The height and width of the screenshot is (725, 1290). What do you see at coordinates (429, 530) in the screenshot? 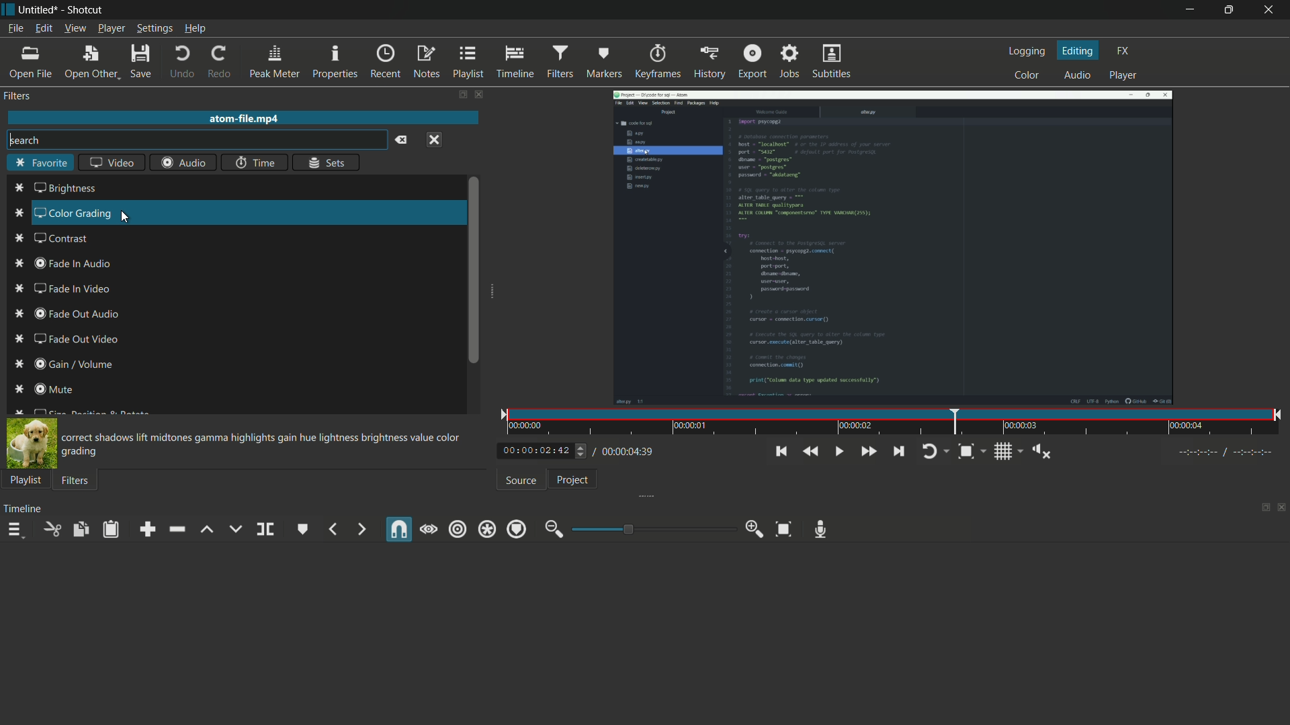
I see `scrub while dragging` at bounding box center [429, 530].